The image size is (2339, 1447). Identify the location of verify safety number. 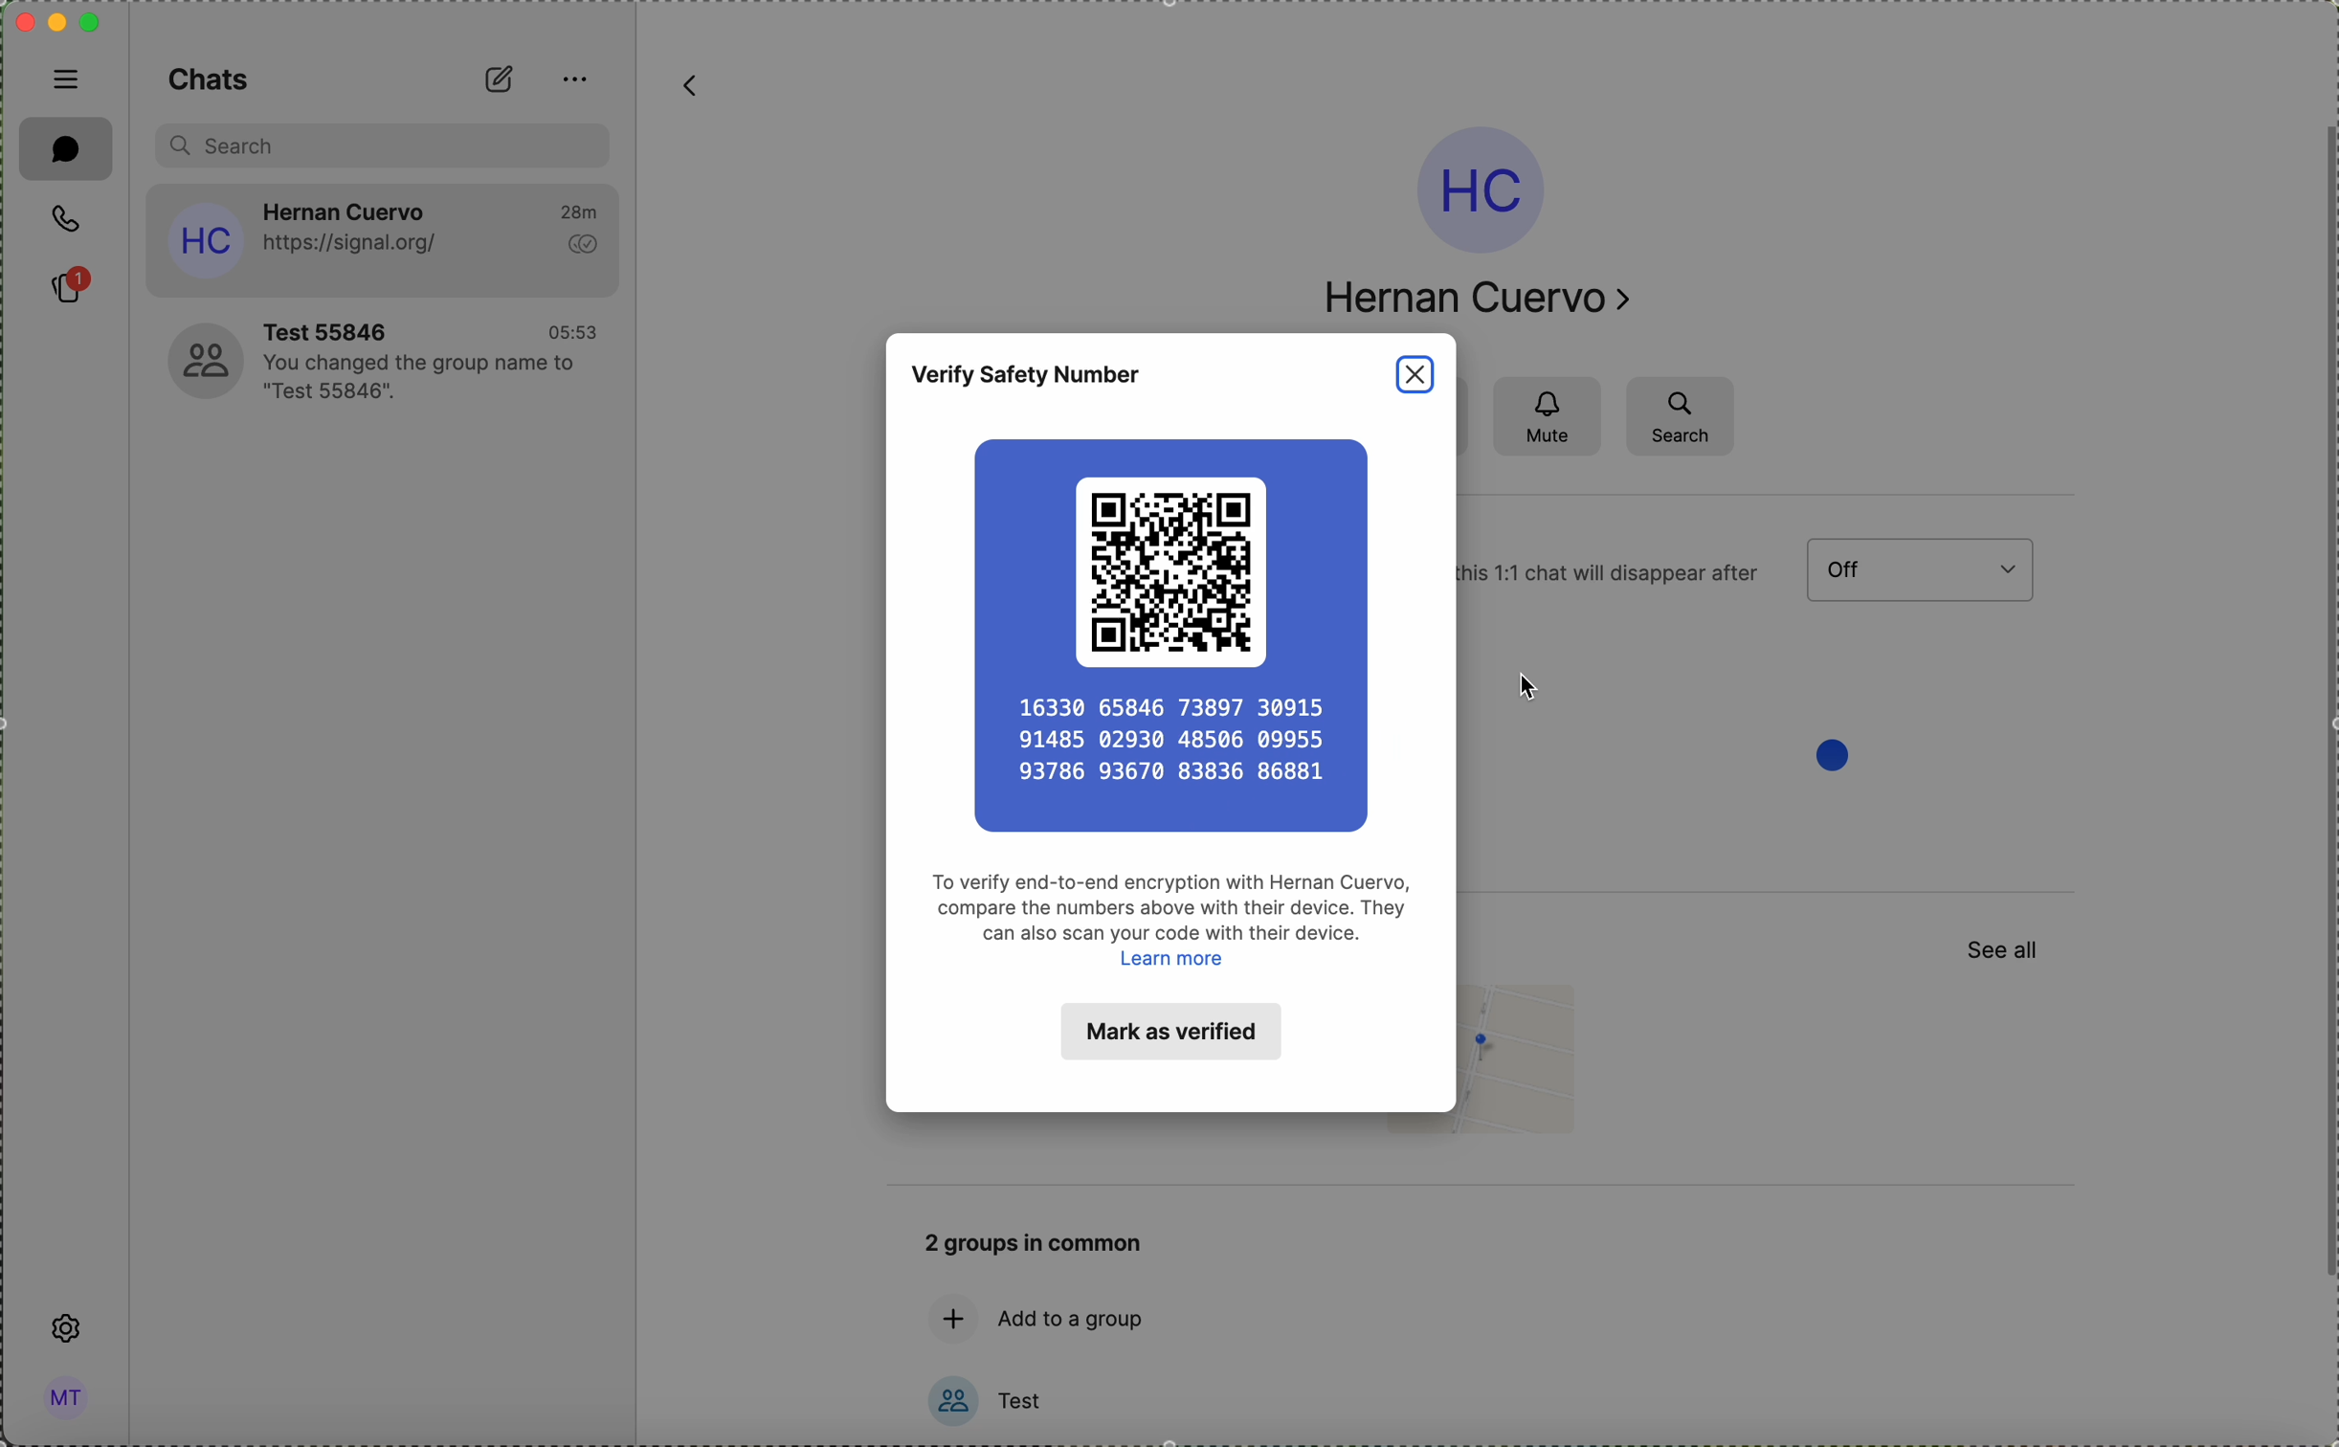
(1023, 374).